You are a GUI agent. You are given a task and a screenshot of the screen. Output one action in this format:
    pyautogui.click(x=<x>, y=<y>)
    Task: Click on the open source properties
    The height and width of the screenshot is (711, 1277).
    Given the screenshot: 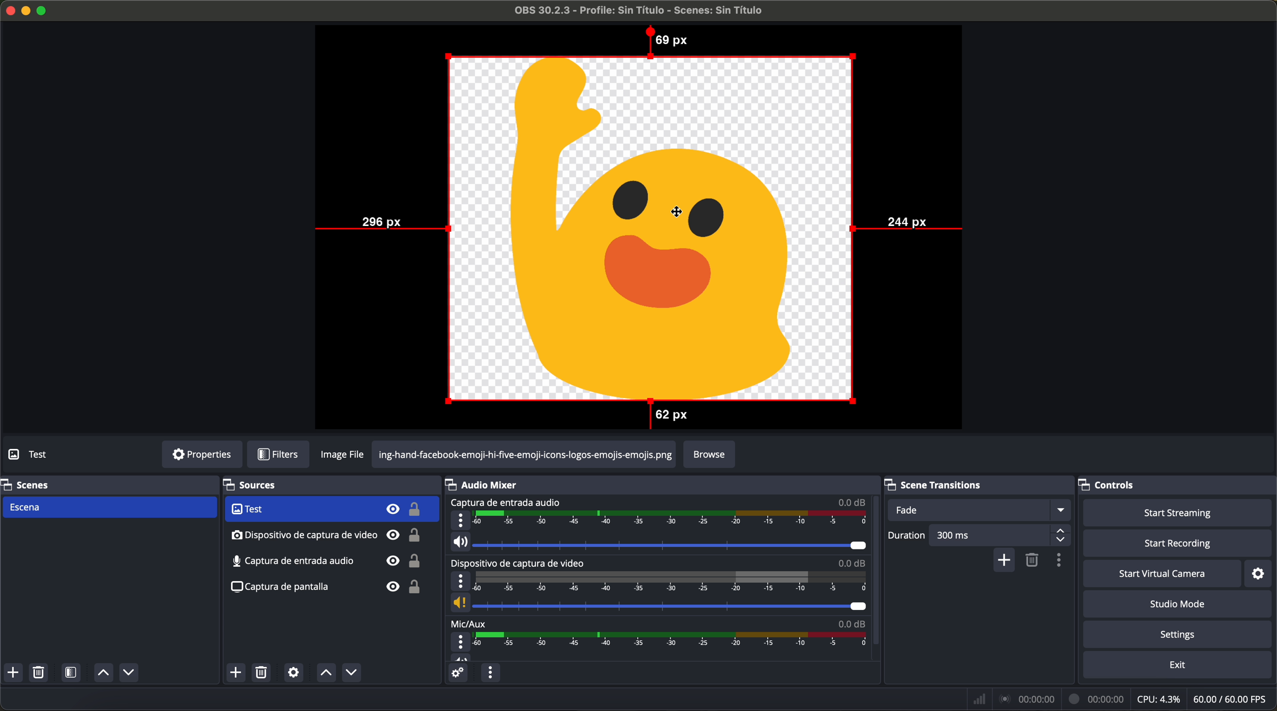 What is the action you would take?
    pyautogui.click(x=293, y=673)
    